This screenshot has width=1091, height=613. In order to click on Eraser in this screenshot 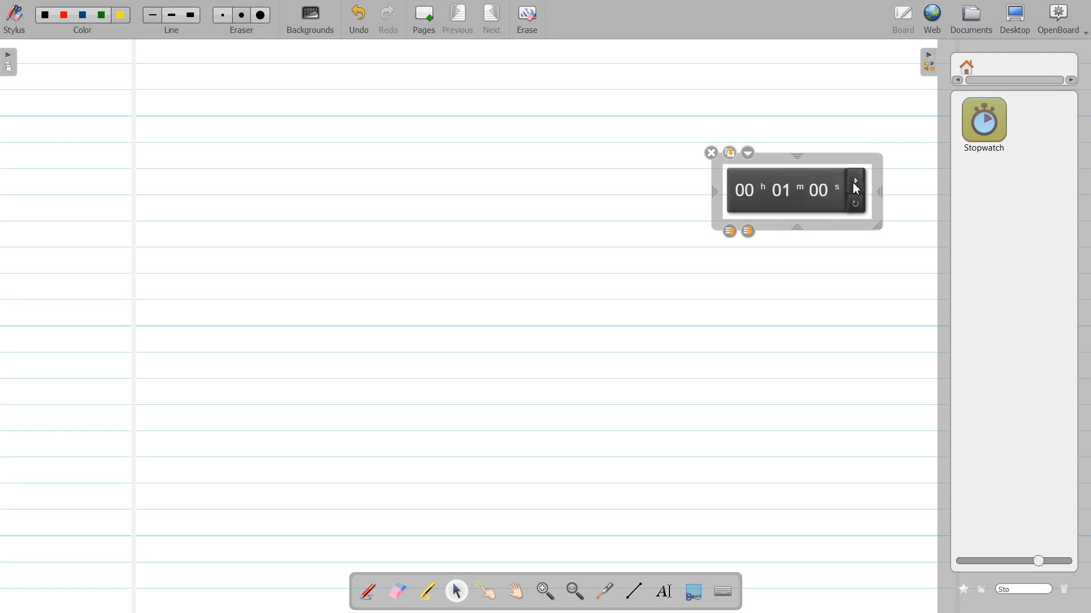, I will do `click(242, 20)`.